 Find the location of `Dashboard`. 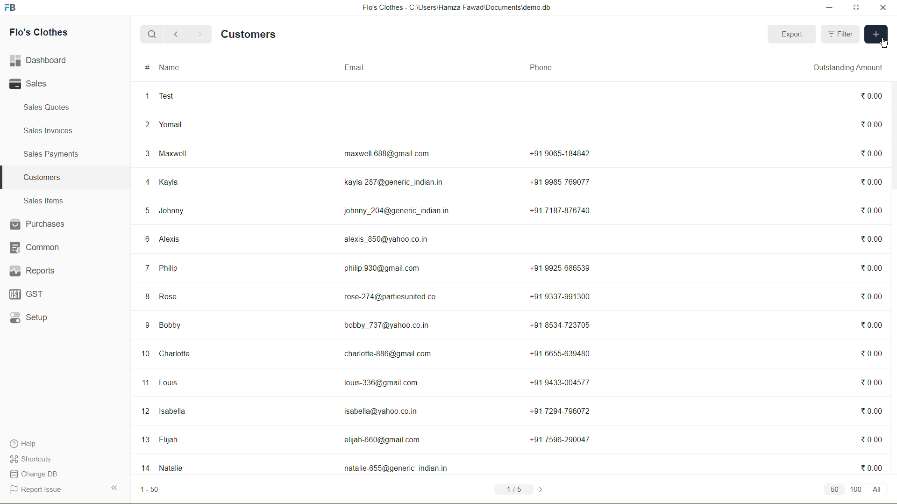

Dashboard is located at coordinates (42, 59).